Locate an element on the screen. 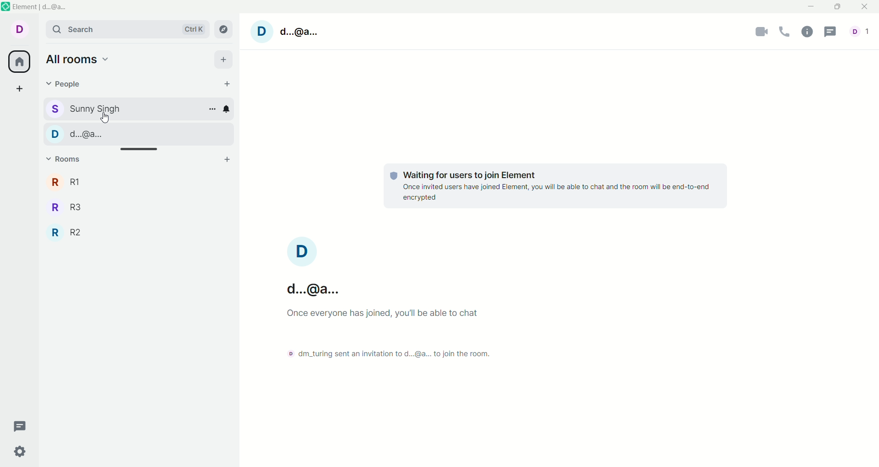  cursor is located at coordinates (107, 118).